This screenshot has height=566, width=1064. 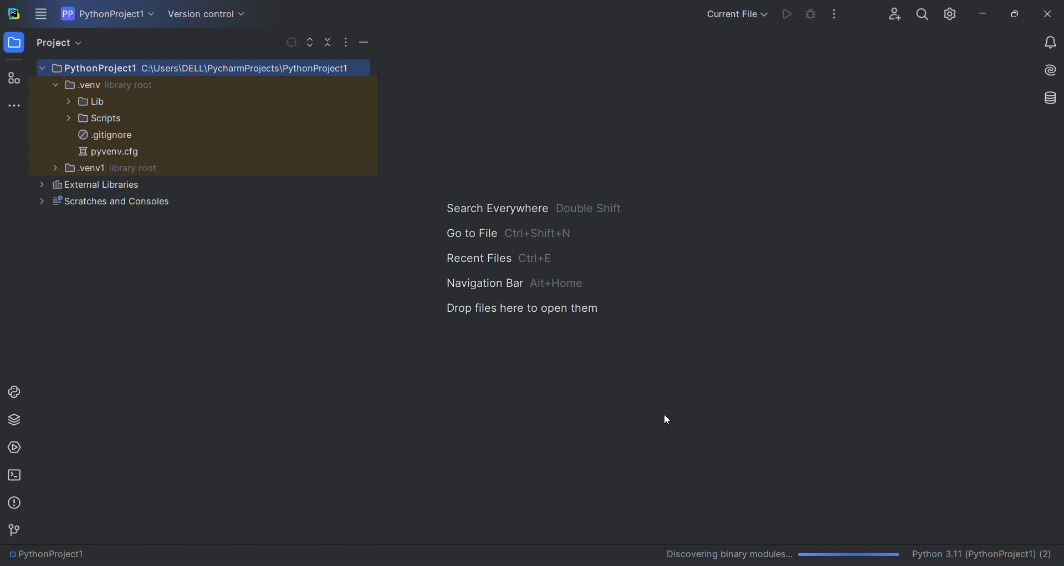 What do you see at coordinates (203, 105) in the screenshot?
I see `file tree` at bounding box center [203, 105].